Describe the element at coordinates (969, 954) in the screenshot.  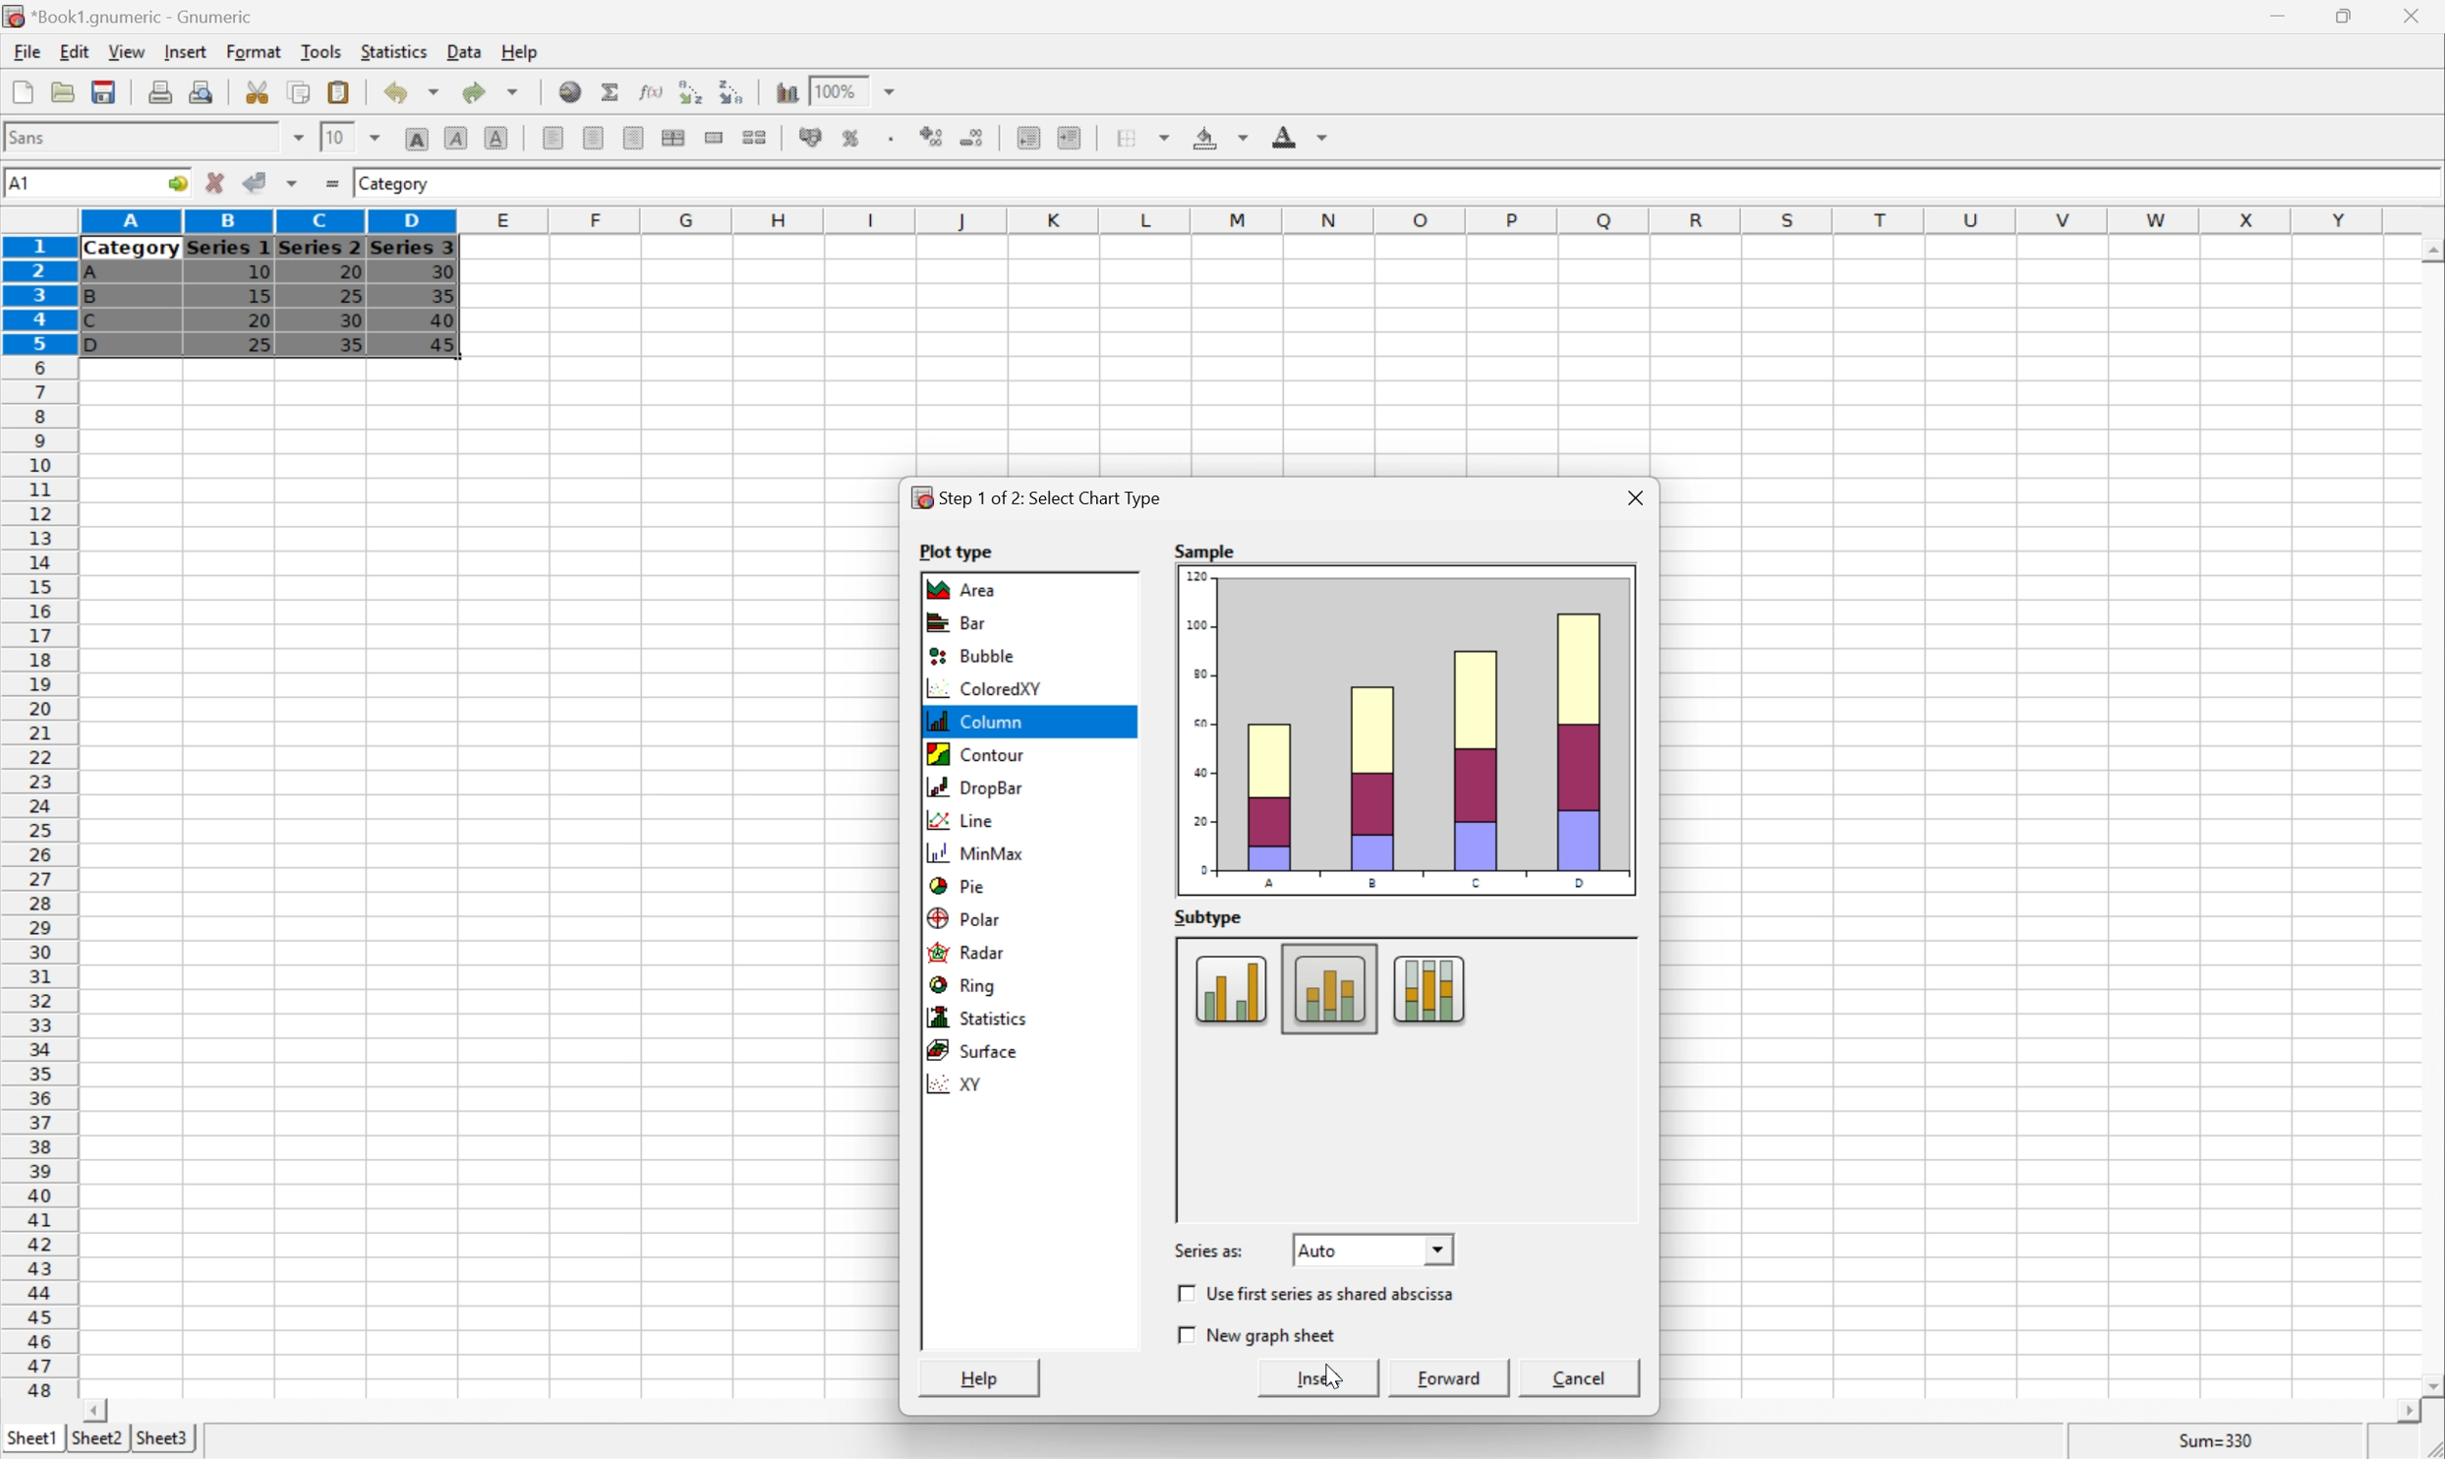
I see `Radar` at that location.